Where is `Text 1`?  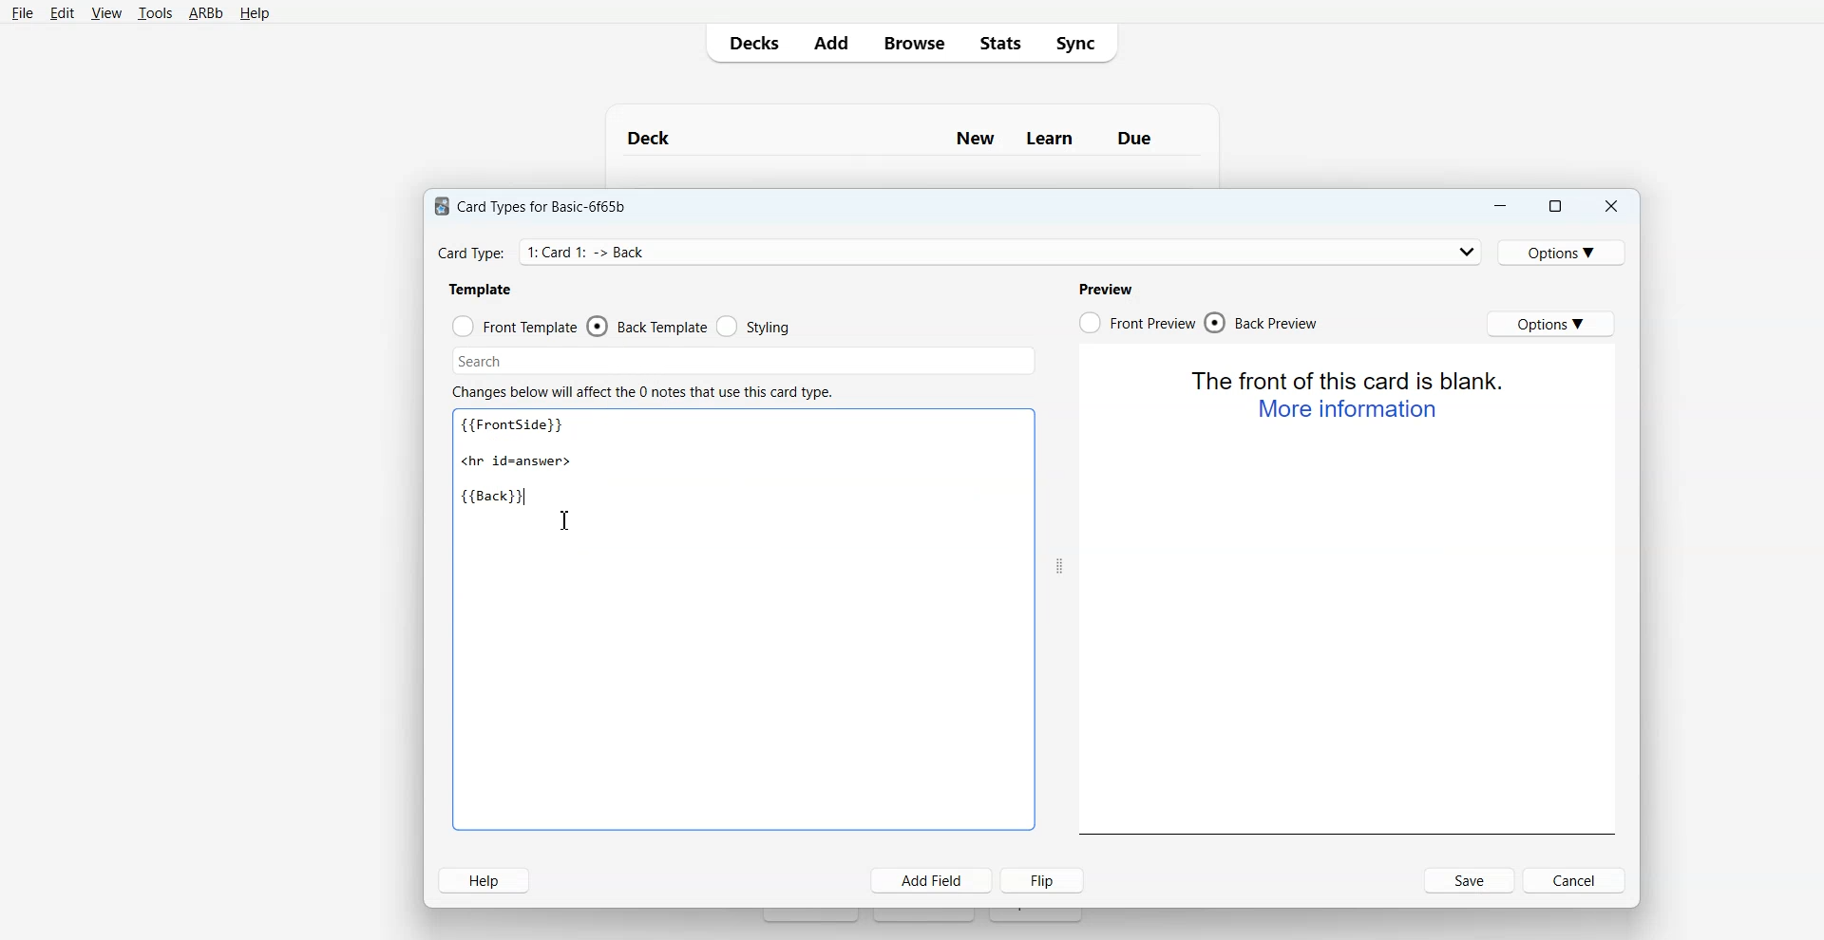 Text 1 is located at coordinates (537, 203).